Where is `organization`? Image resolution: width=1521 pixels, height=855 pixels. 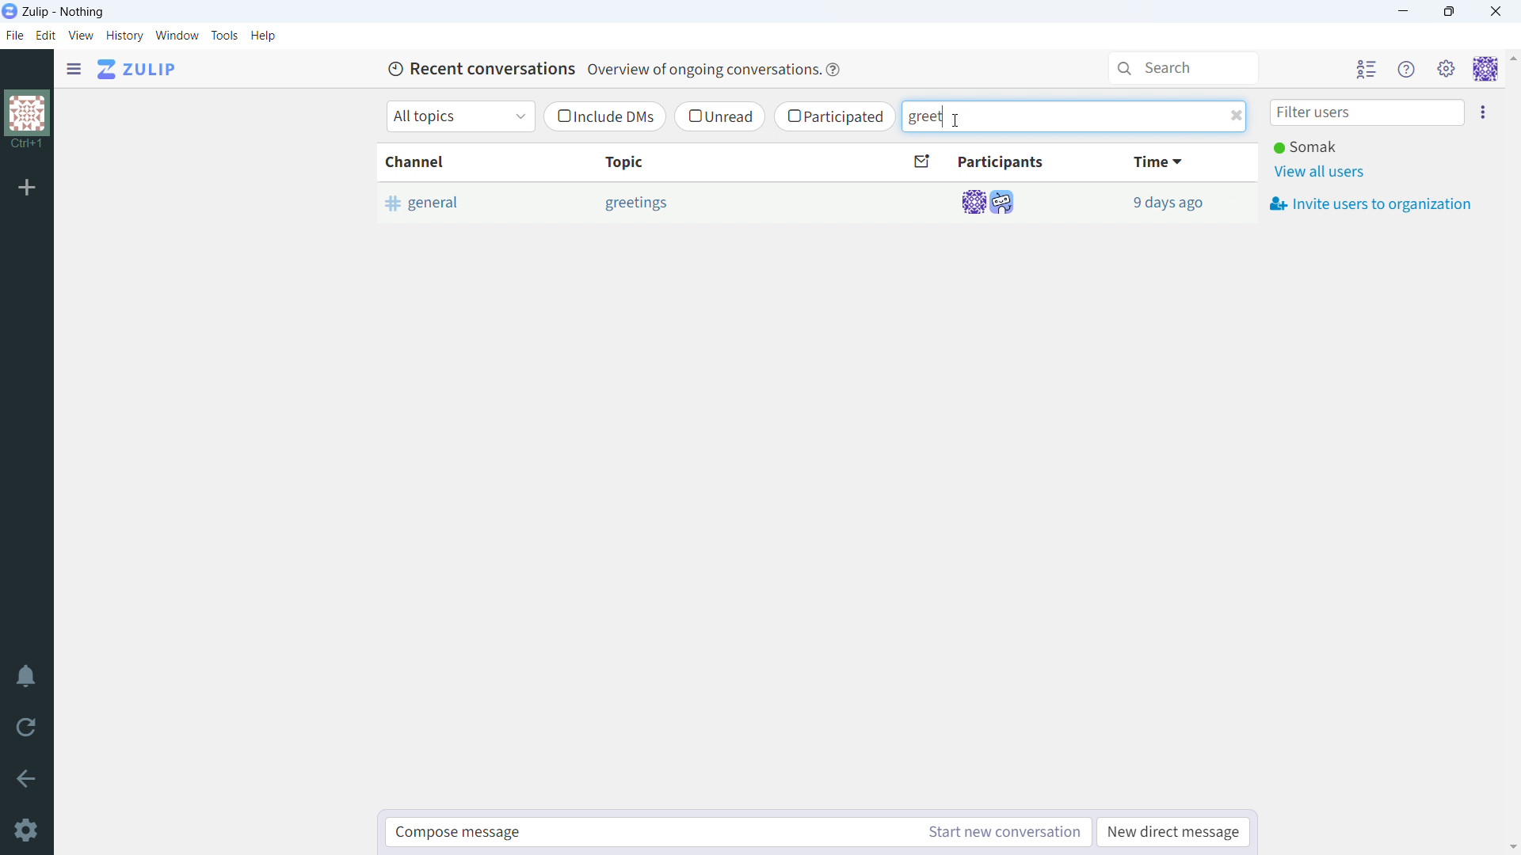 organization is located at coordinates (27, 112).